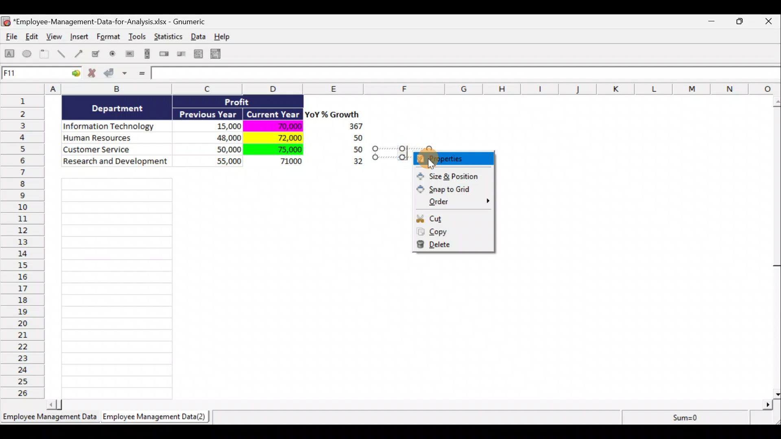 The image size is (781, 439). What do you see at coordinates (684, 417) in the screenshot?
I see `Sum=0` at bounding box center [684, 417].